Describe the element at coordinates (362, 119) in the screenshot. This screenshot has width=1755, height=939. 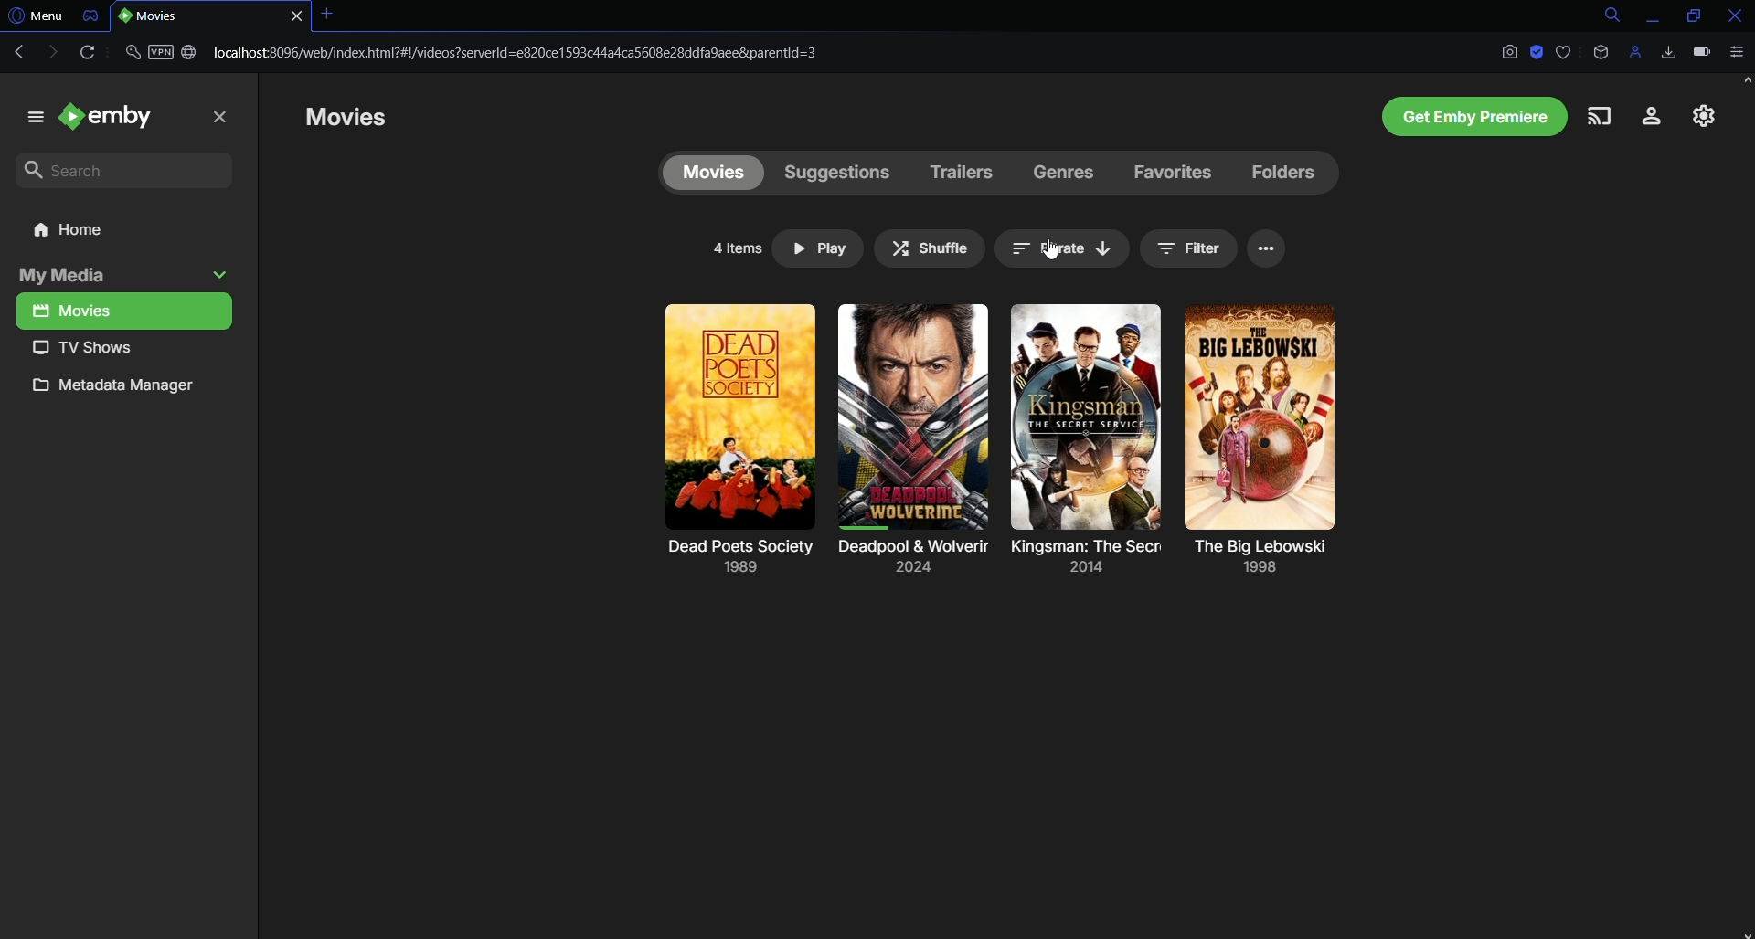
I see `Movies` at that location.